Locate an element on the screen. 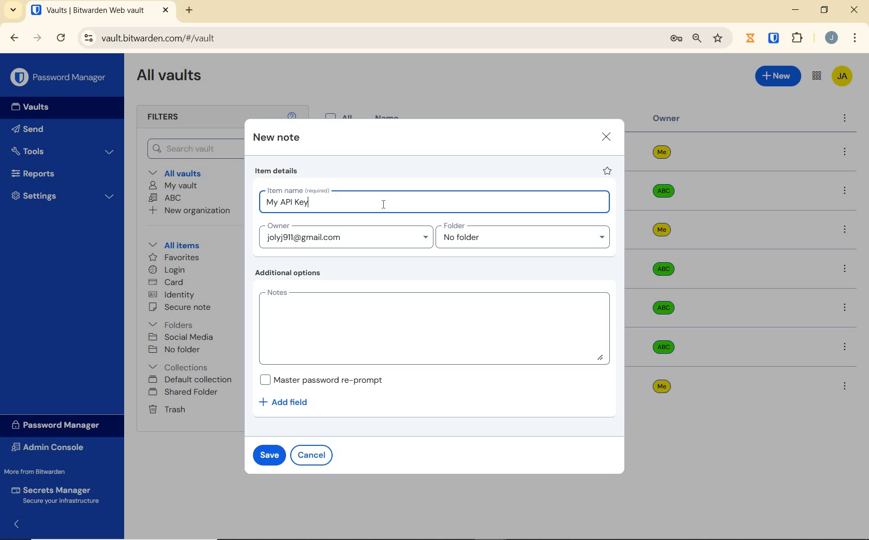  secure note is located at coordinates (189, 308).